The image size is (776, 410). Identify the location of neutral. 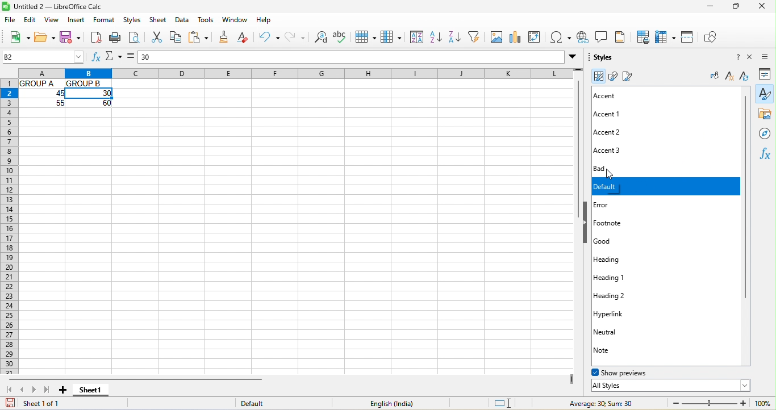
(615, 332).